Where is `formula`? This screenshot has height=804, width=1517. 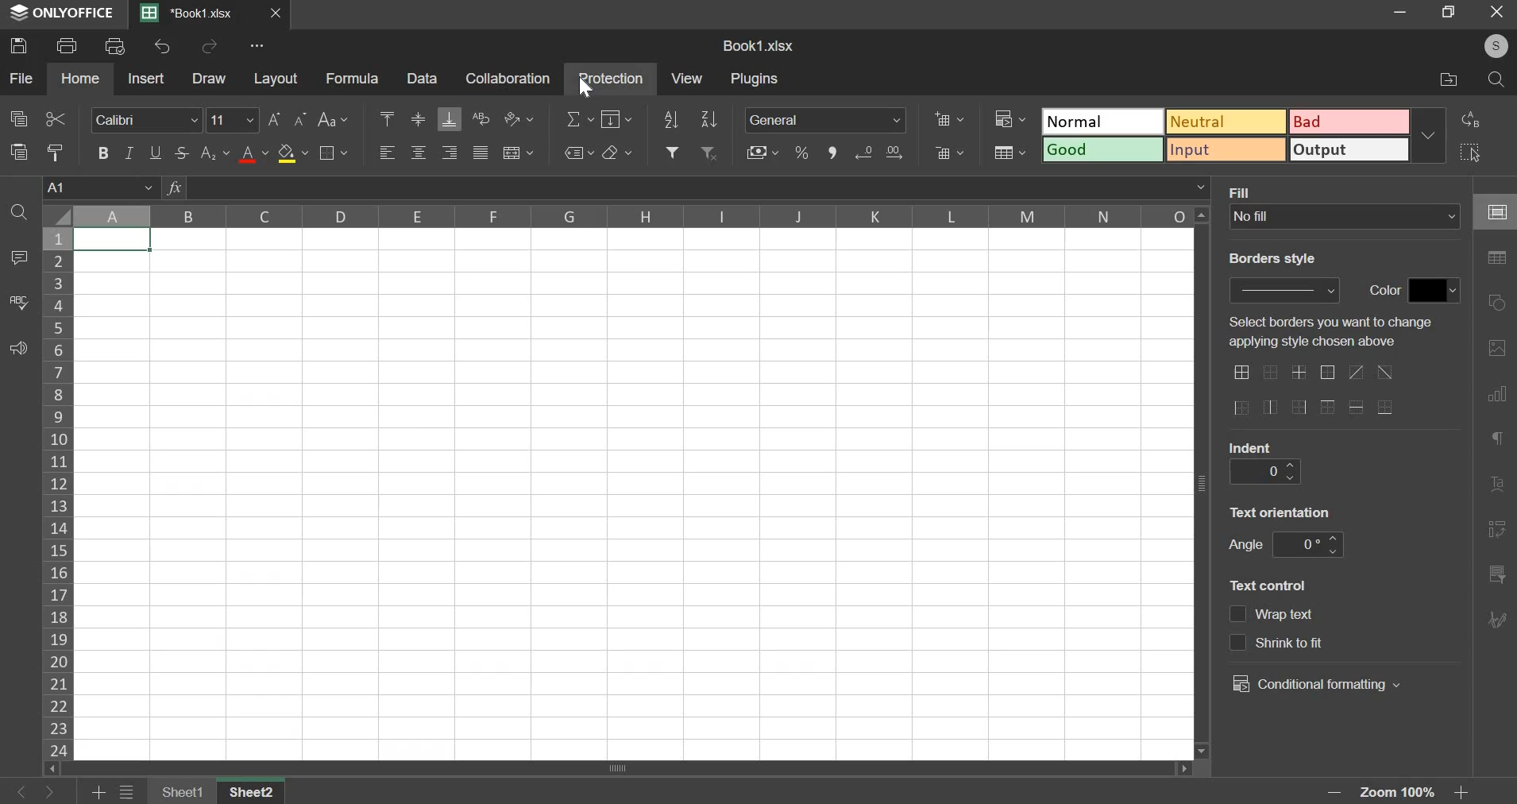
formula is located at coordinates (352, 79).